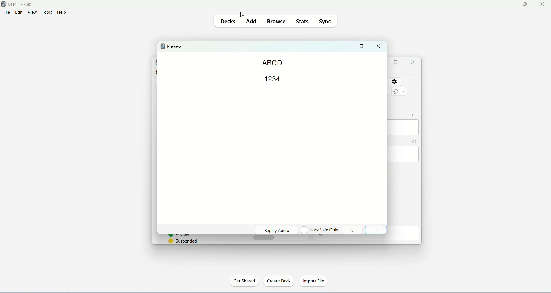 This screenshot has width=551, height=293. Describe the element at coordinates (414, 142) in the screenshot. I see `toggle HTML editor` at that location.